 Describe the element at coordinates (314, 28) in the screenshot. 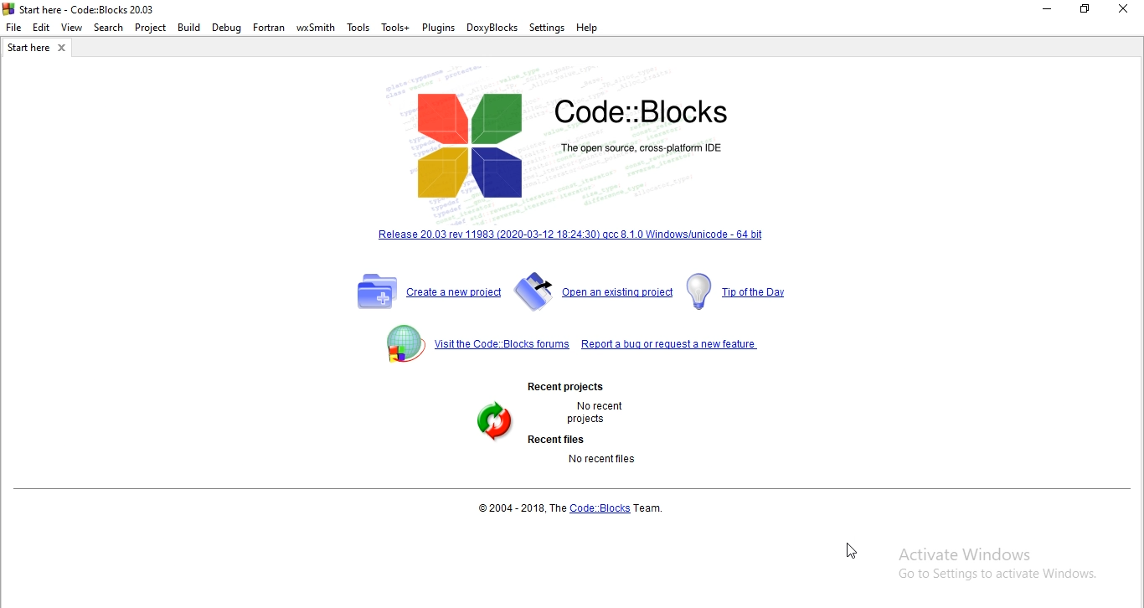

I see `wxSmith` at that location.